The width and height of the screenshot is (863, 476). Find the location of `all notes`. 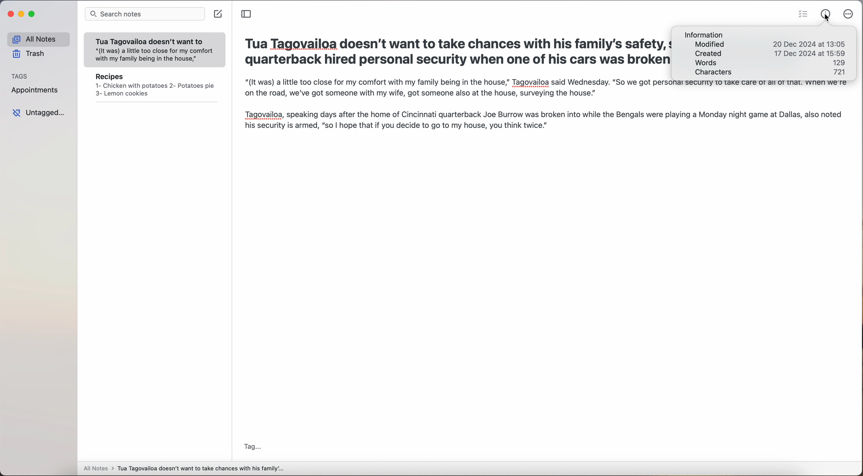

all notes is located at coordinates (37, 39).